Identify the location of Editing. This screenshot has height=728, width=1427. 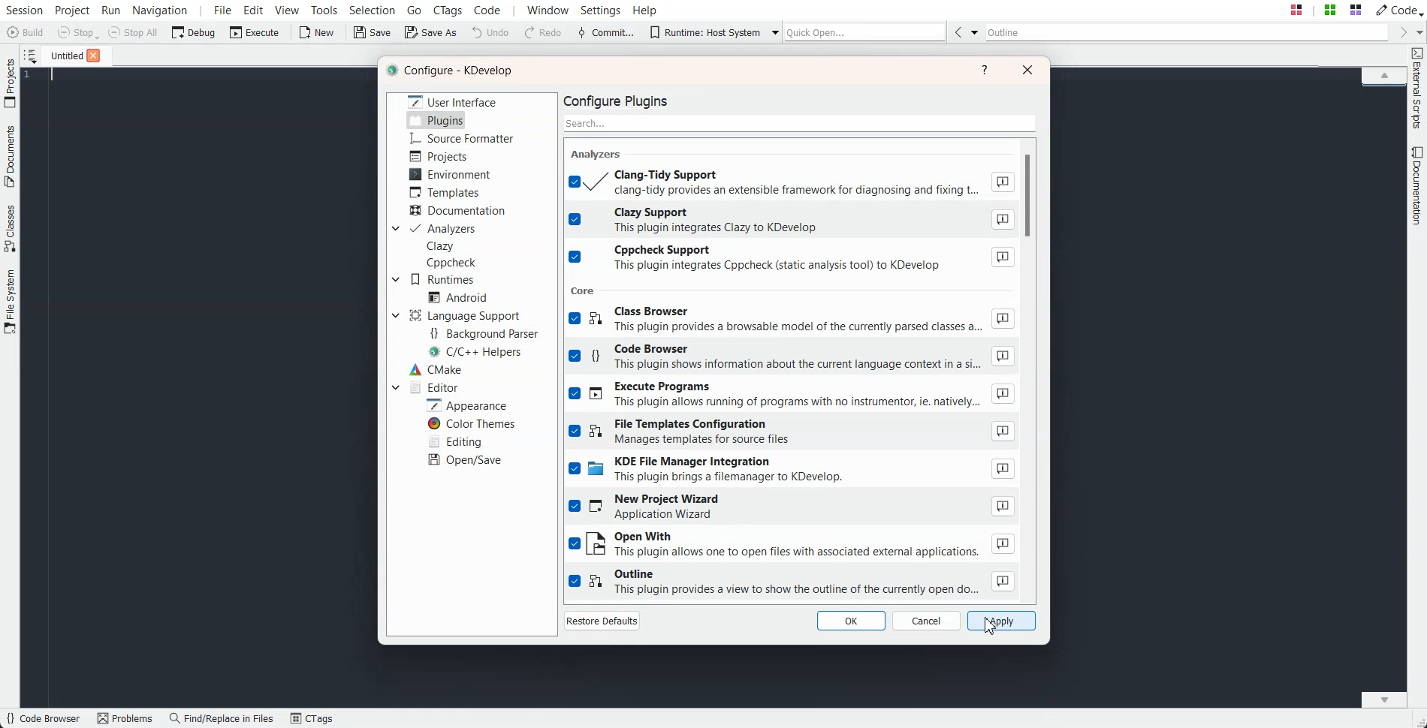
(454, 441).